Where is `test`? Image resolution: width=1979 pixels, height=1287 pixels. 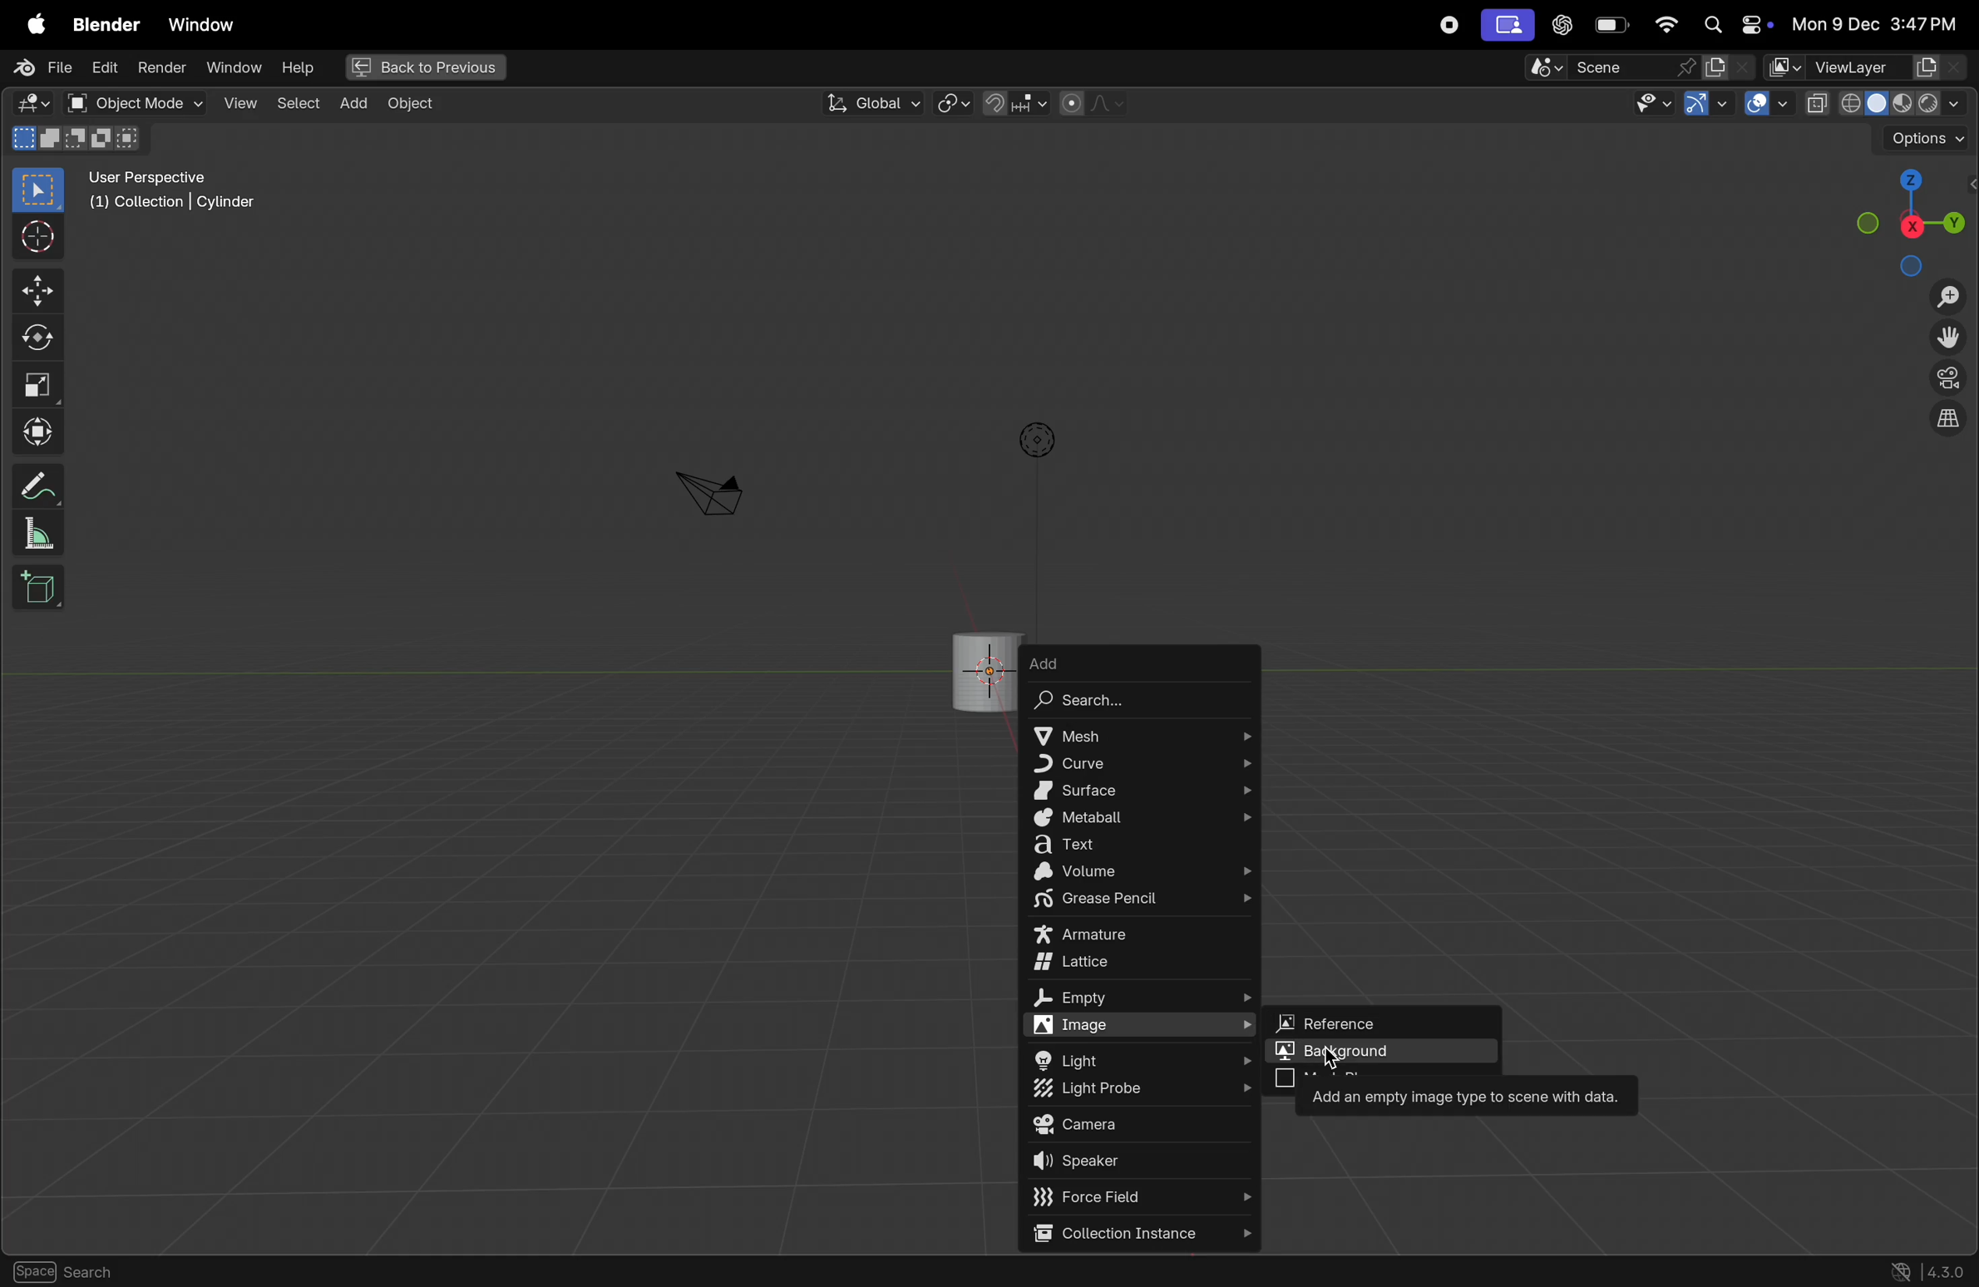 test is located at coordinates (1143, 846).